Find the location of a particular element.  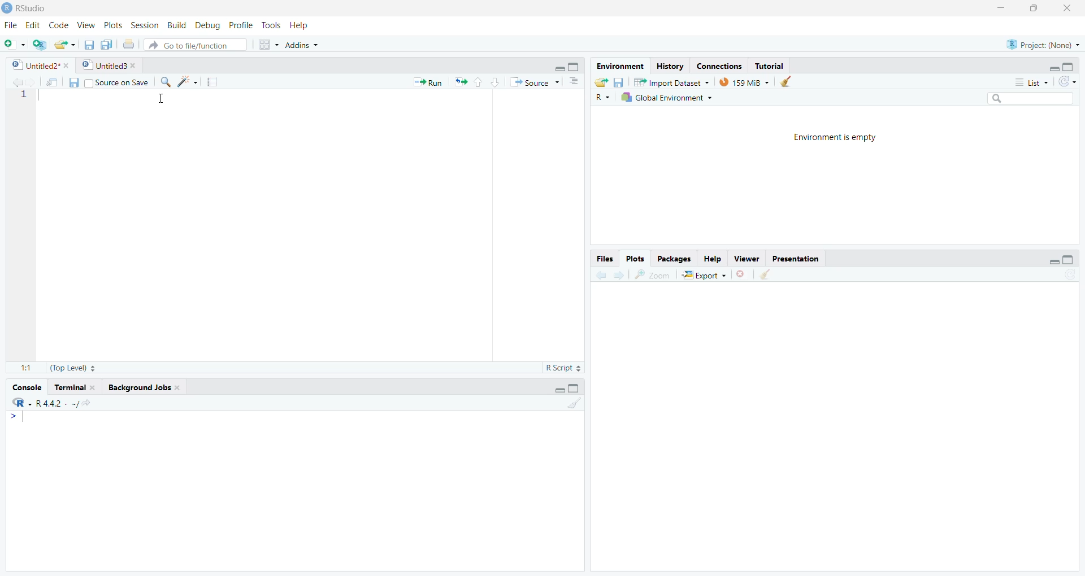

Plots is located at coordinates (111, 25).